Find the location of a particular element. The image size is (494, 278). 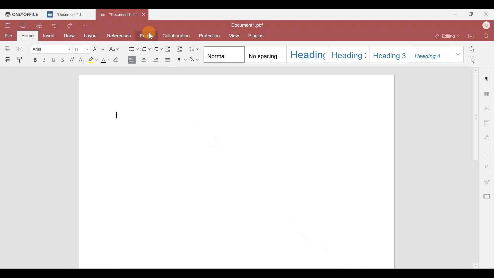

Decrease font size is located at coordinates (104, 50).